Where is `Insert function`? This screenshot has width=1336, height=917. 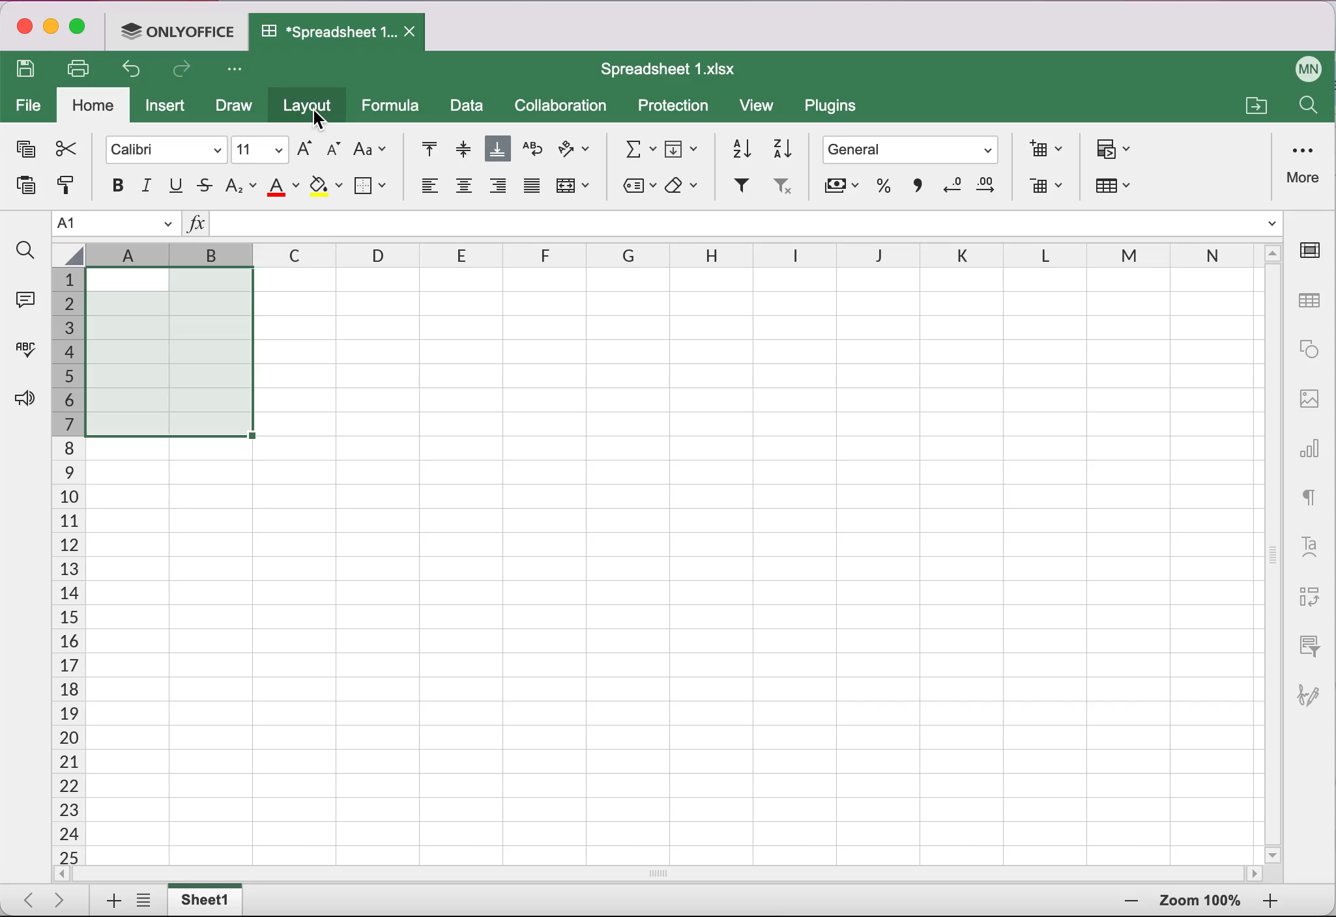
Insert function is located at coordinates (196, 226).